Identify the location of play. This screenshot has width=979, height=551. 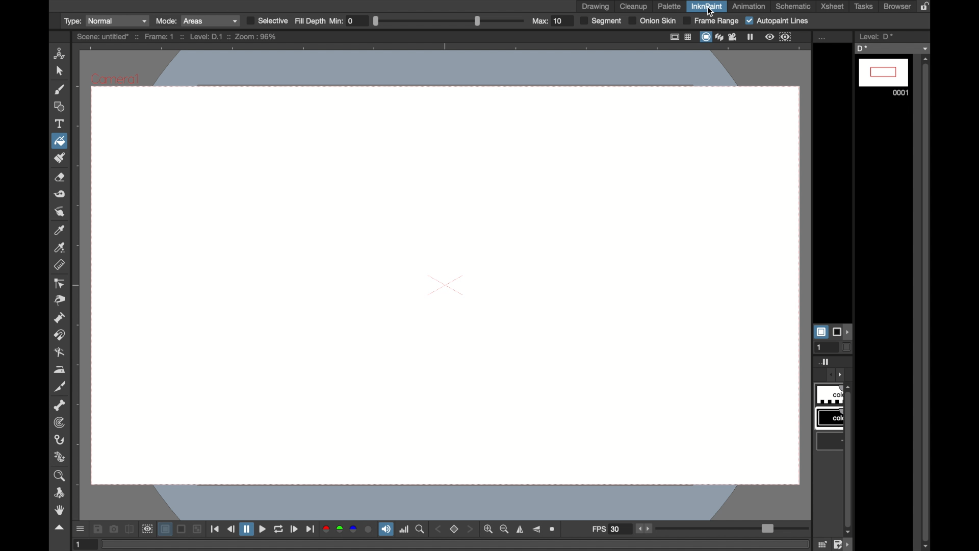
(294, 530).